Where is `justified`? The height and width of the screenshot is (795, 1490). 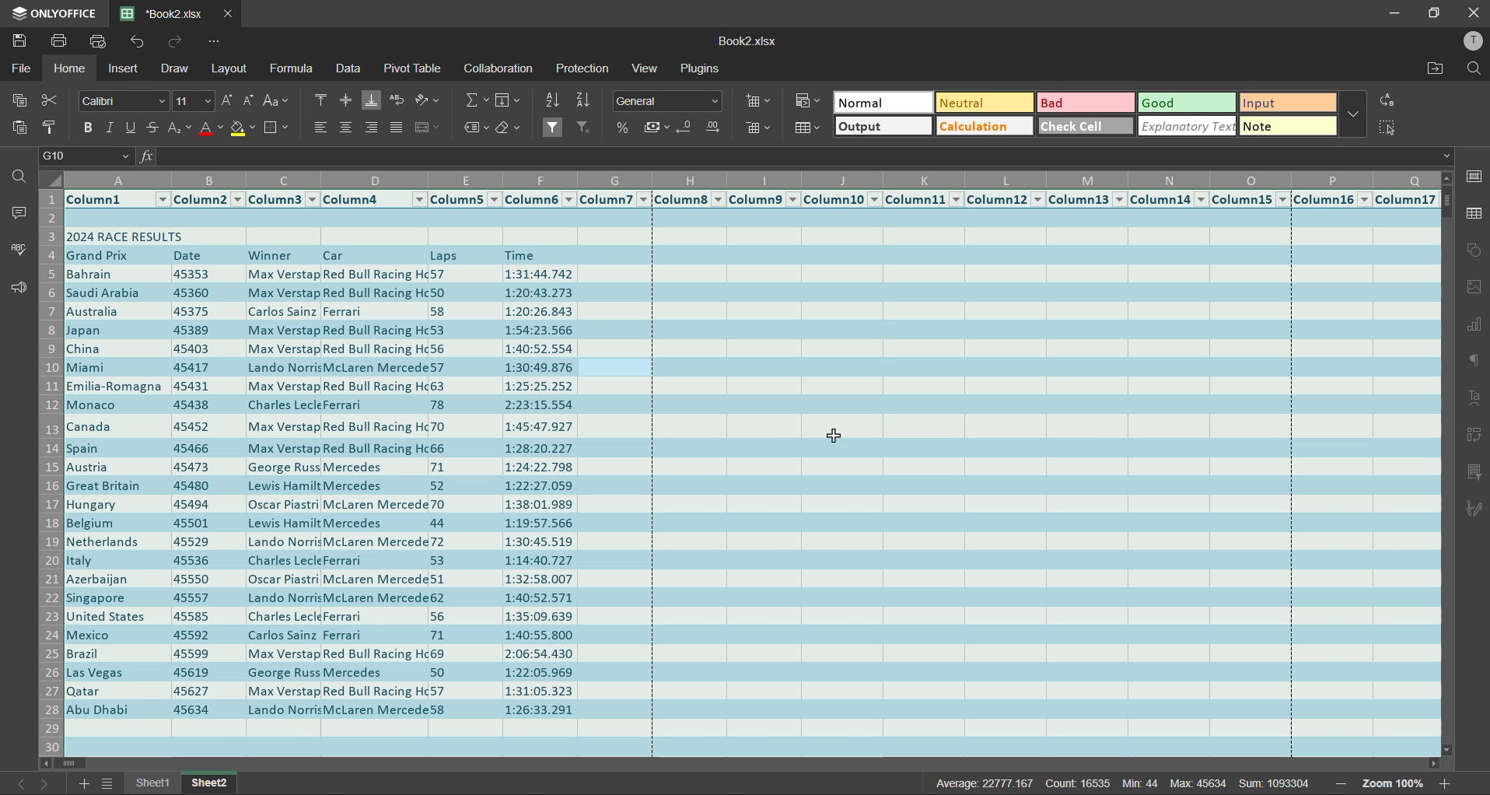 justified is located at coordinates (396, 126).